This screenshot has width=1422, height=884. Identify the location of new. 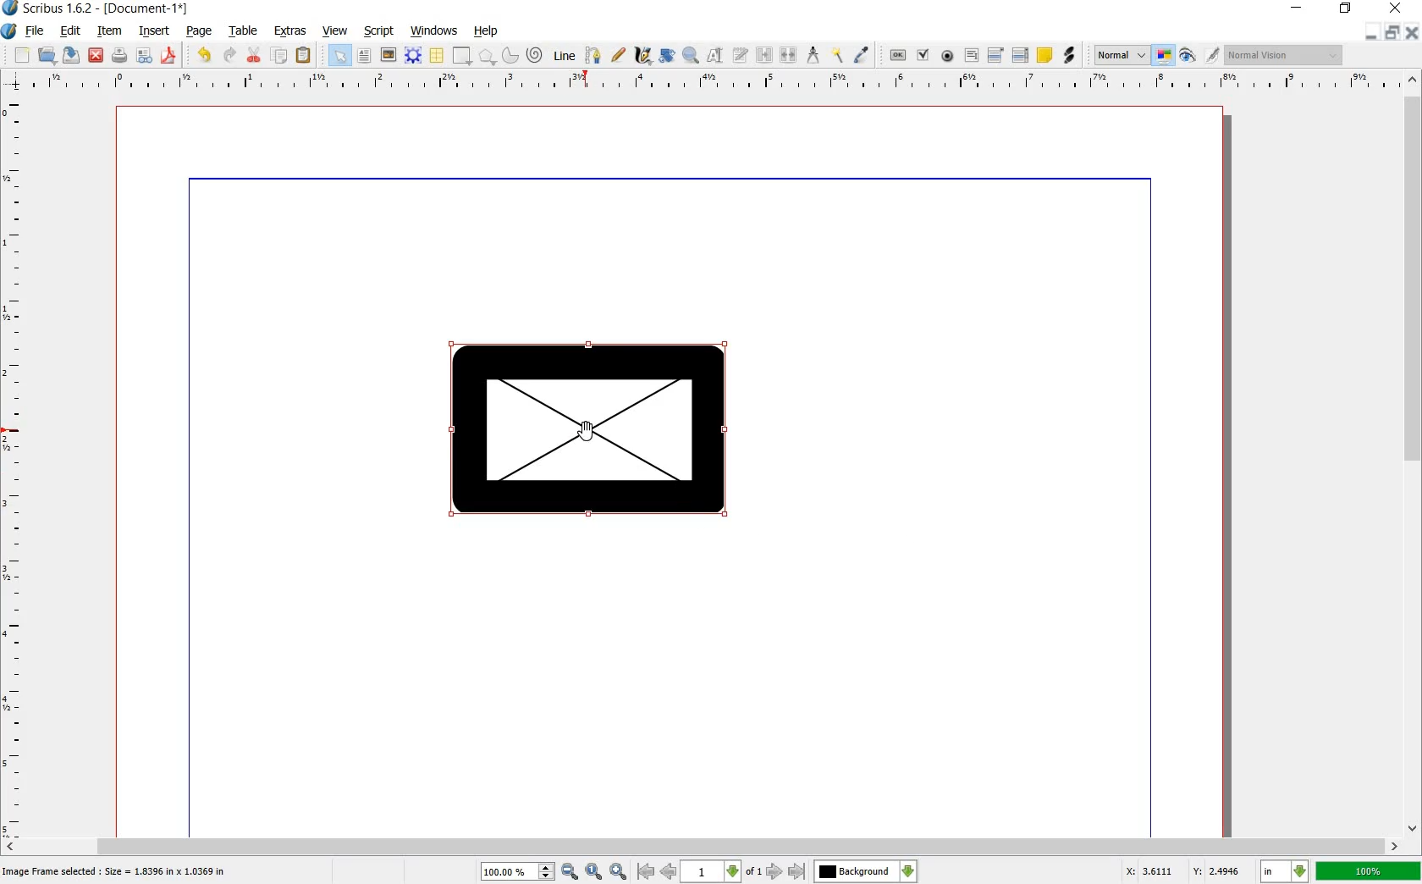
(21, 55).